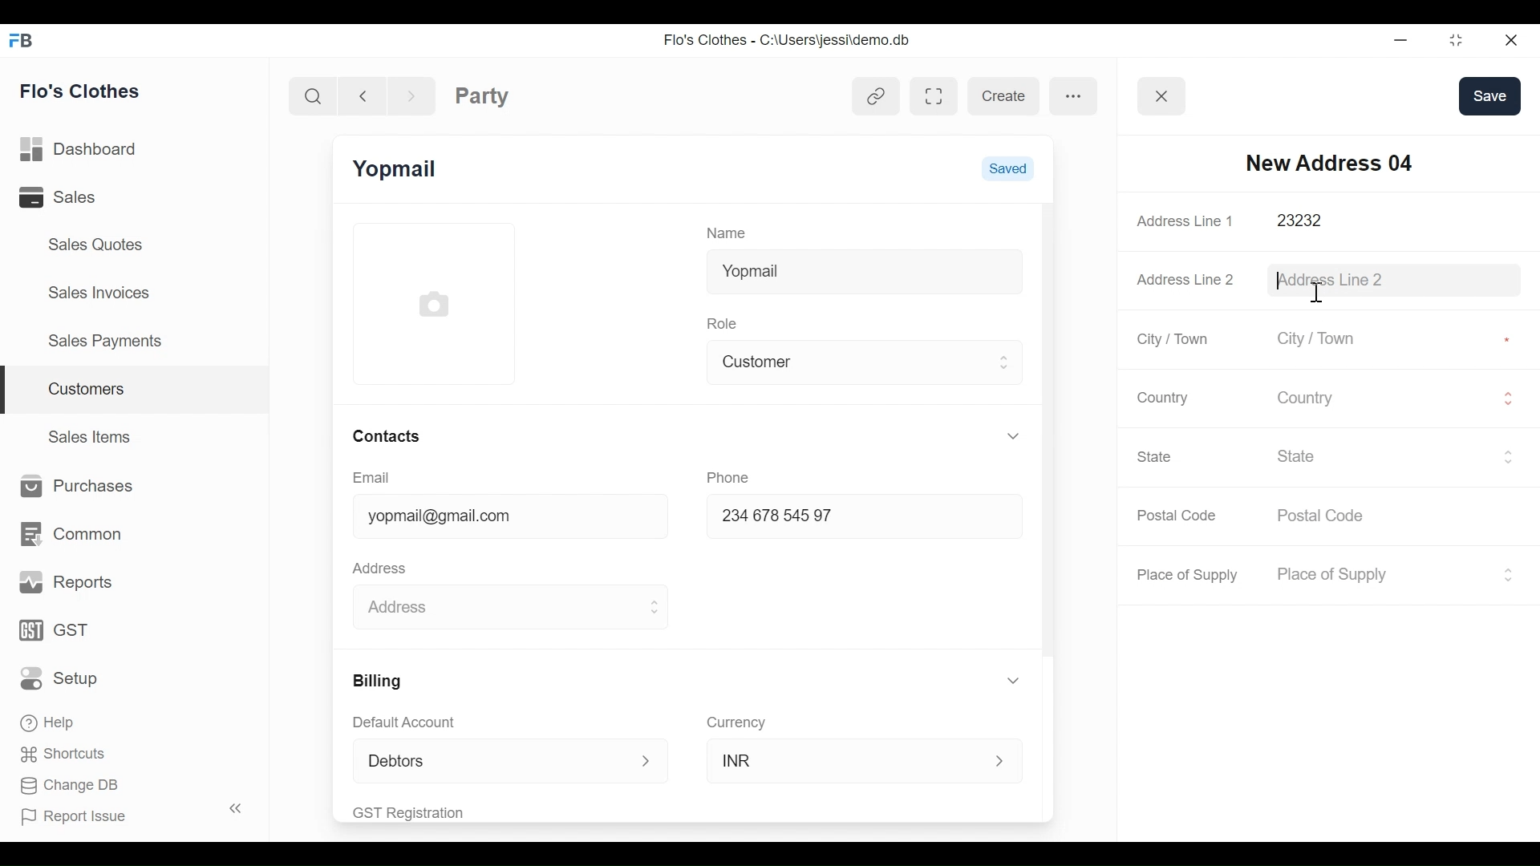 This screenshot has width=1540, height=866. I want to click on Help, so click(50, 720).